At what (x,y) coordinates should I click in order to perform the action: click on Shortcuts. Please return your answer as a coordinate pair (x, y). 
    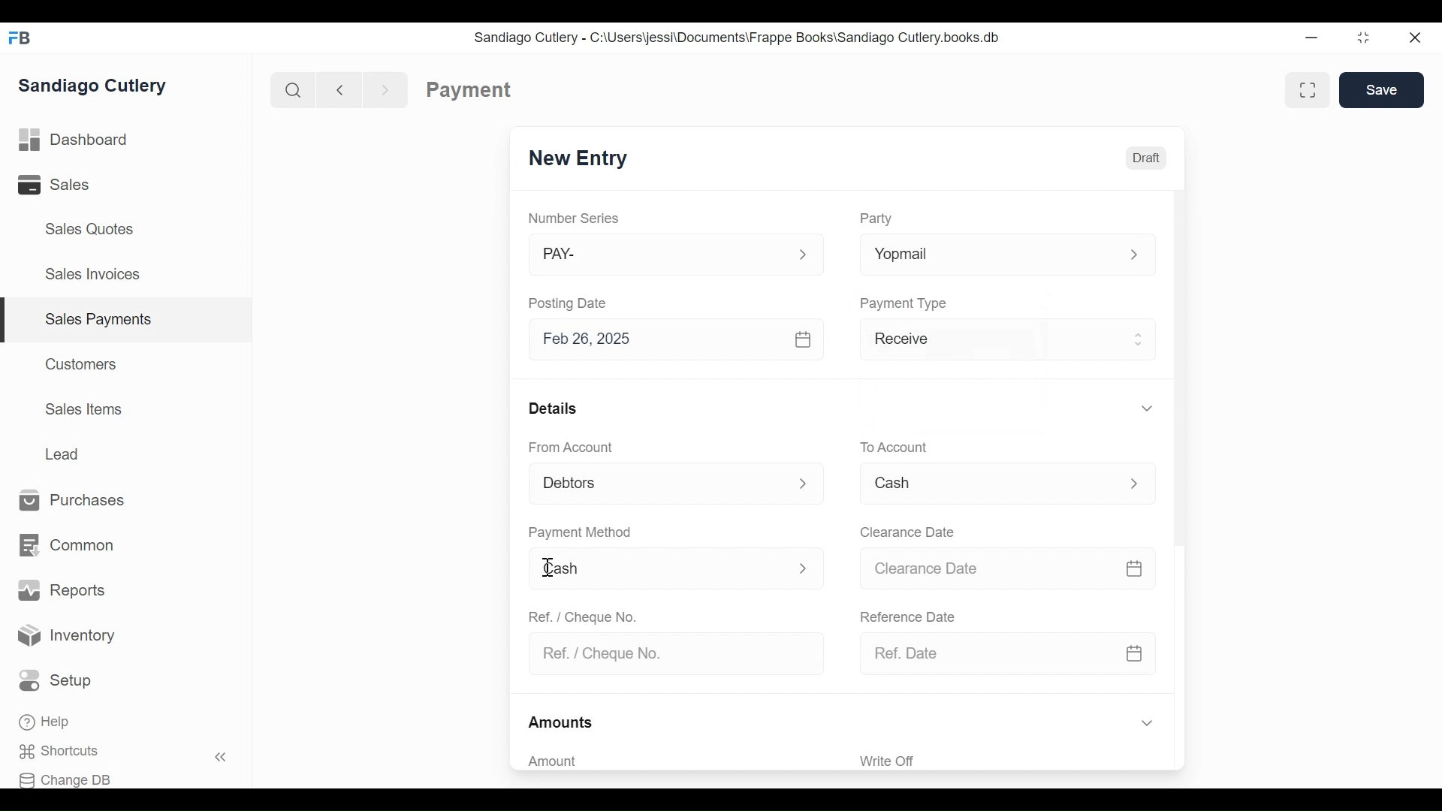
    Looking at the image, I should click on (68, 752).